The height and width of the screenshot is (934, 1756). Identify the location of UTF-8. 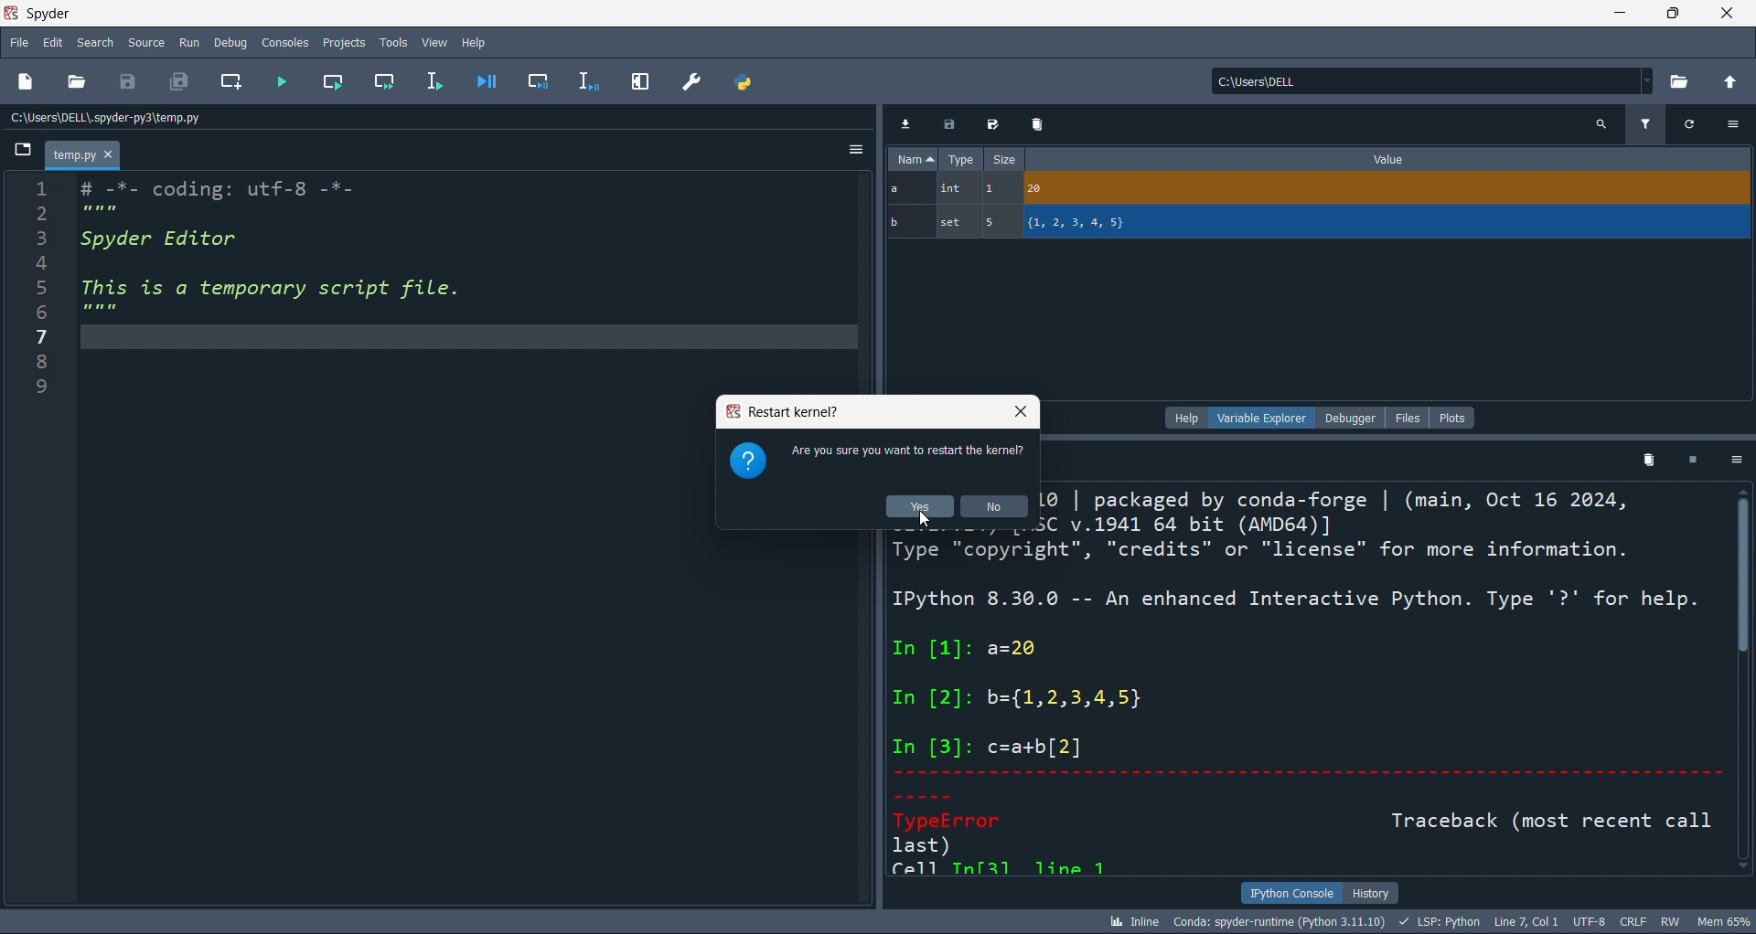
(1590, 922).